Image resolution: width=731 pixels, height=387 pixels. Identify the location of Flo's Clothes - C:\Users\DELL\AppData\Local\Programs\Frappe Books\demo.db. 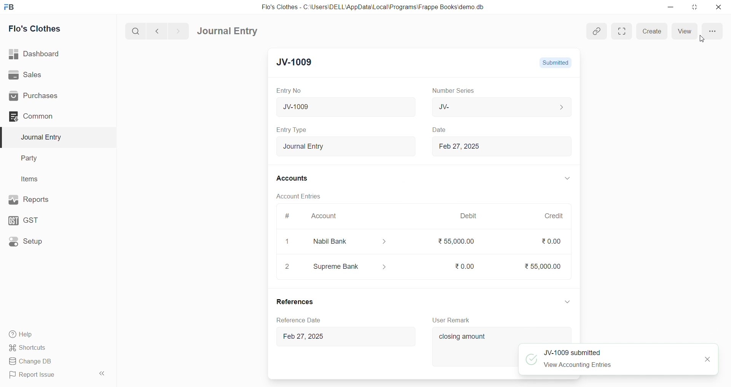
(373, 6).